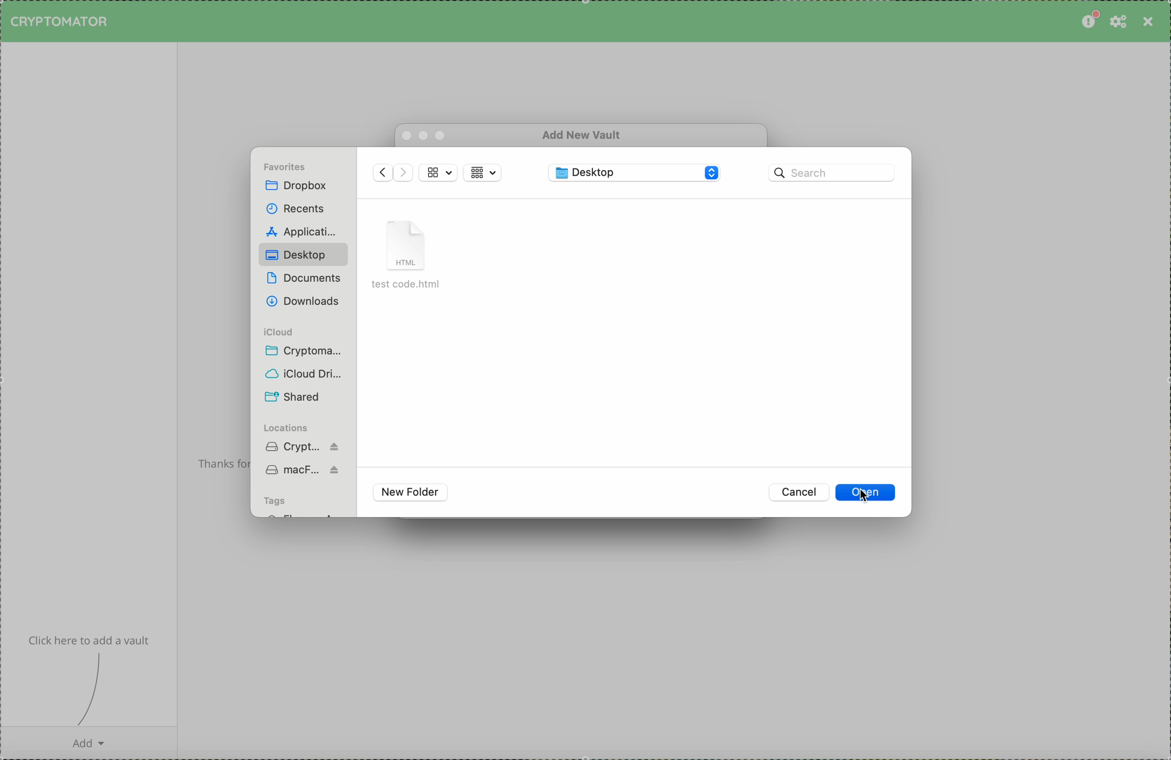  Describe the element at coordinates (483, 172) in the screenshot. I see `view` at that location.